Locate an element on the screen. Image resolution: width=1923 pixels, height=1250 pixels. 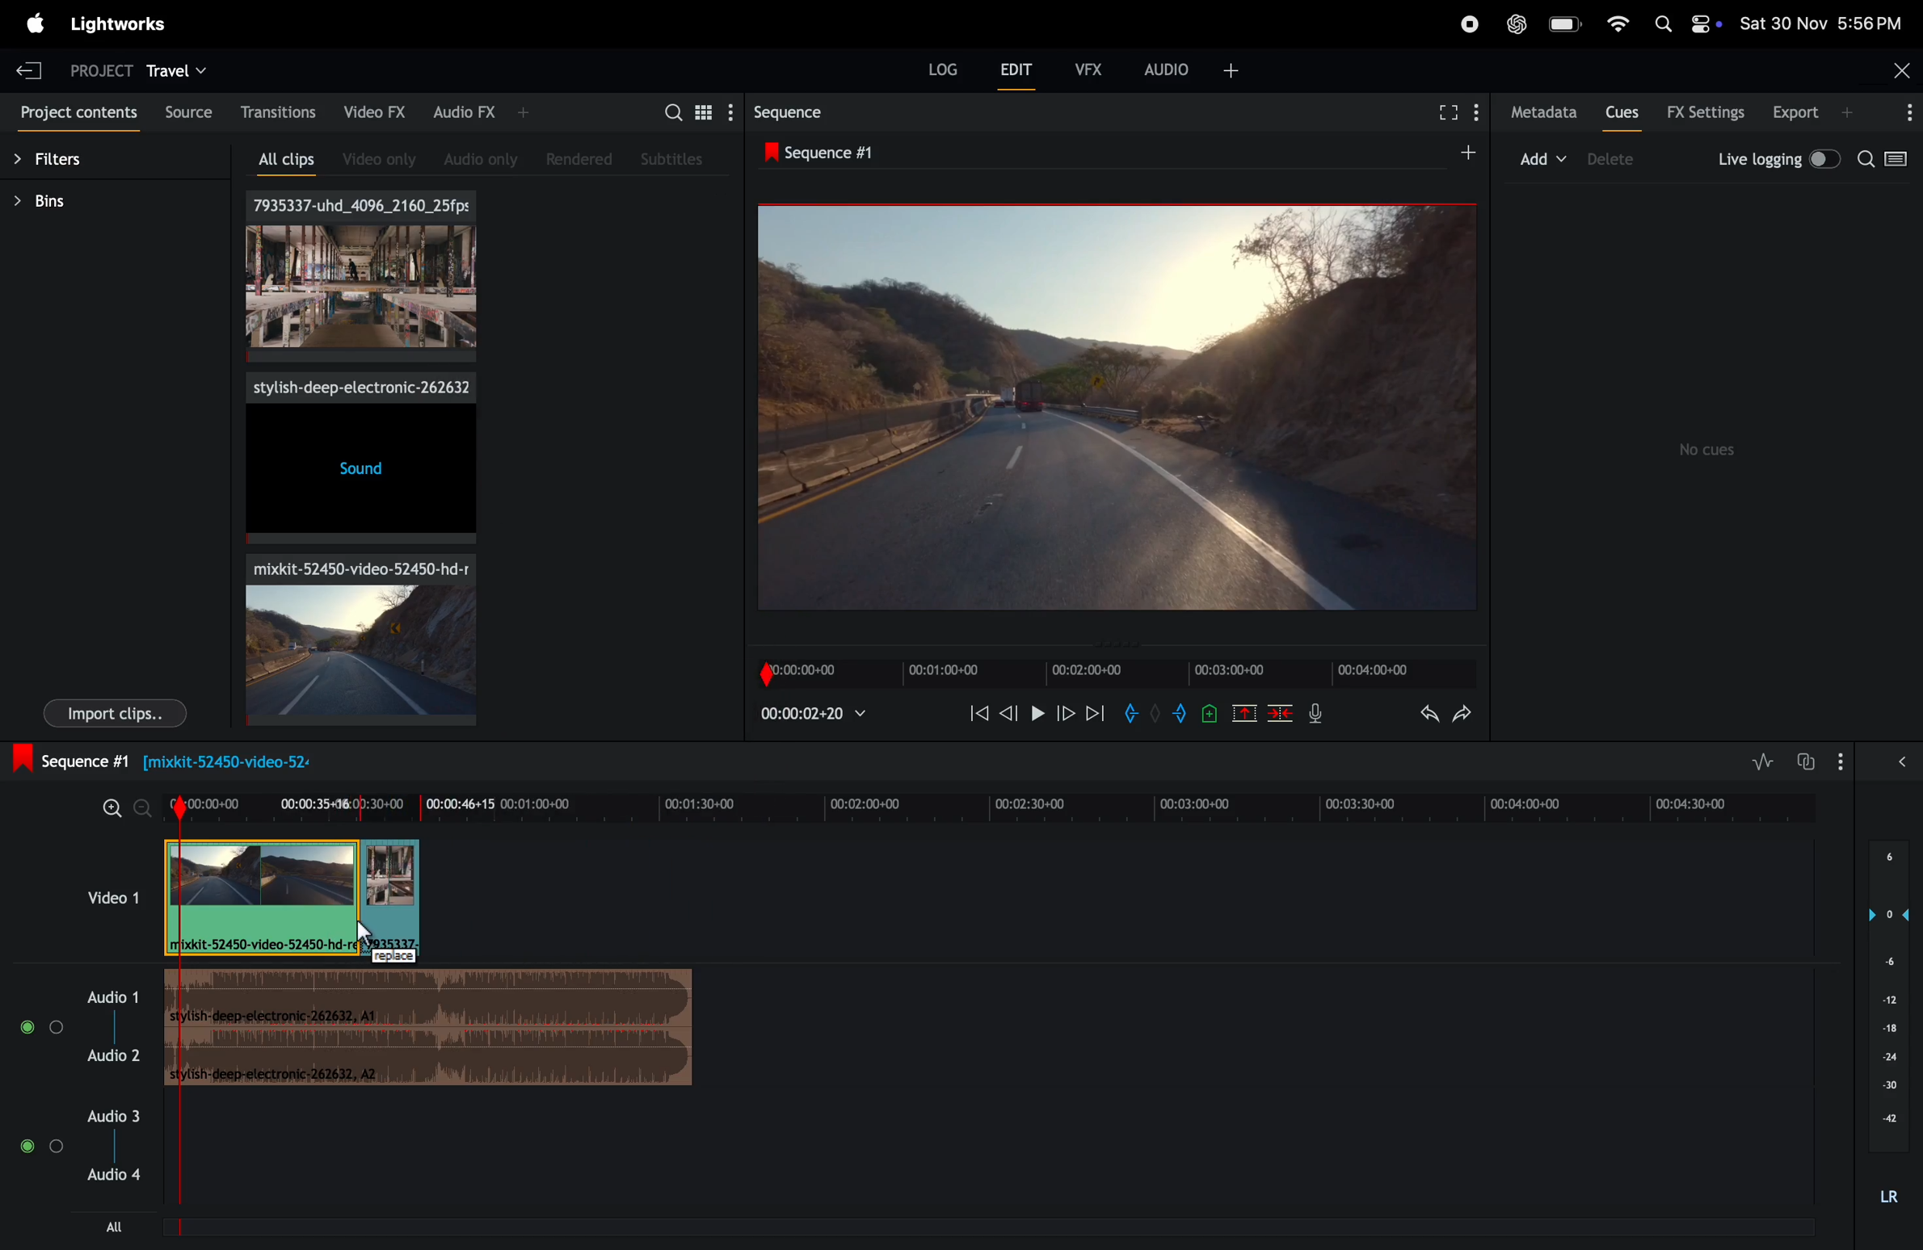
video only is located at coordinates (372, 160).